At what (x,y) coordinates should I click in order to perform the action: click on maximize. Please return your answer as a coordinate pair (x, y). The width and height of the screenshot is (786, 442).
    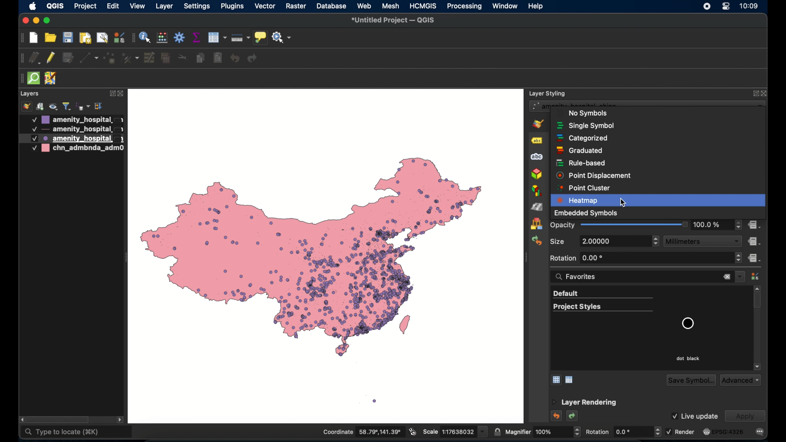
    Looking at the image, I should click on (49, 21).